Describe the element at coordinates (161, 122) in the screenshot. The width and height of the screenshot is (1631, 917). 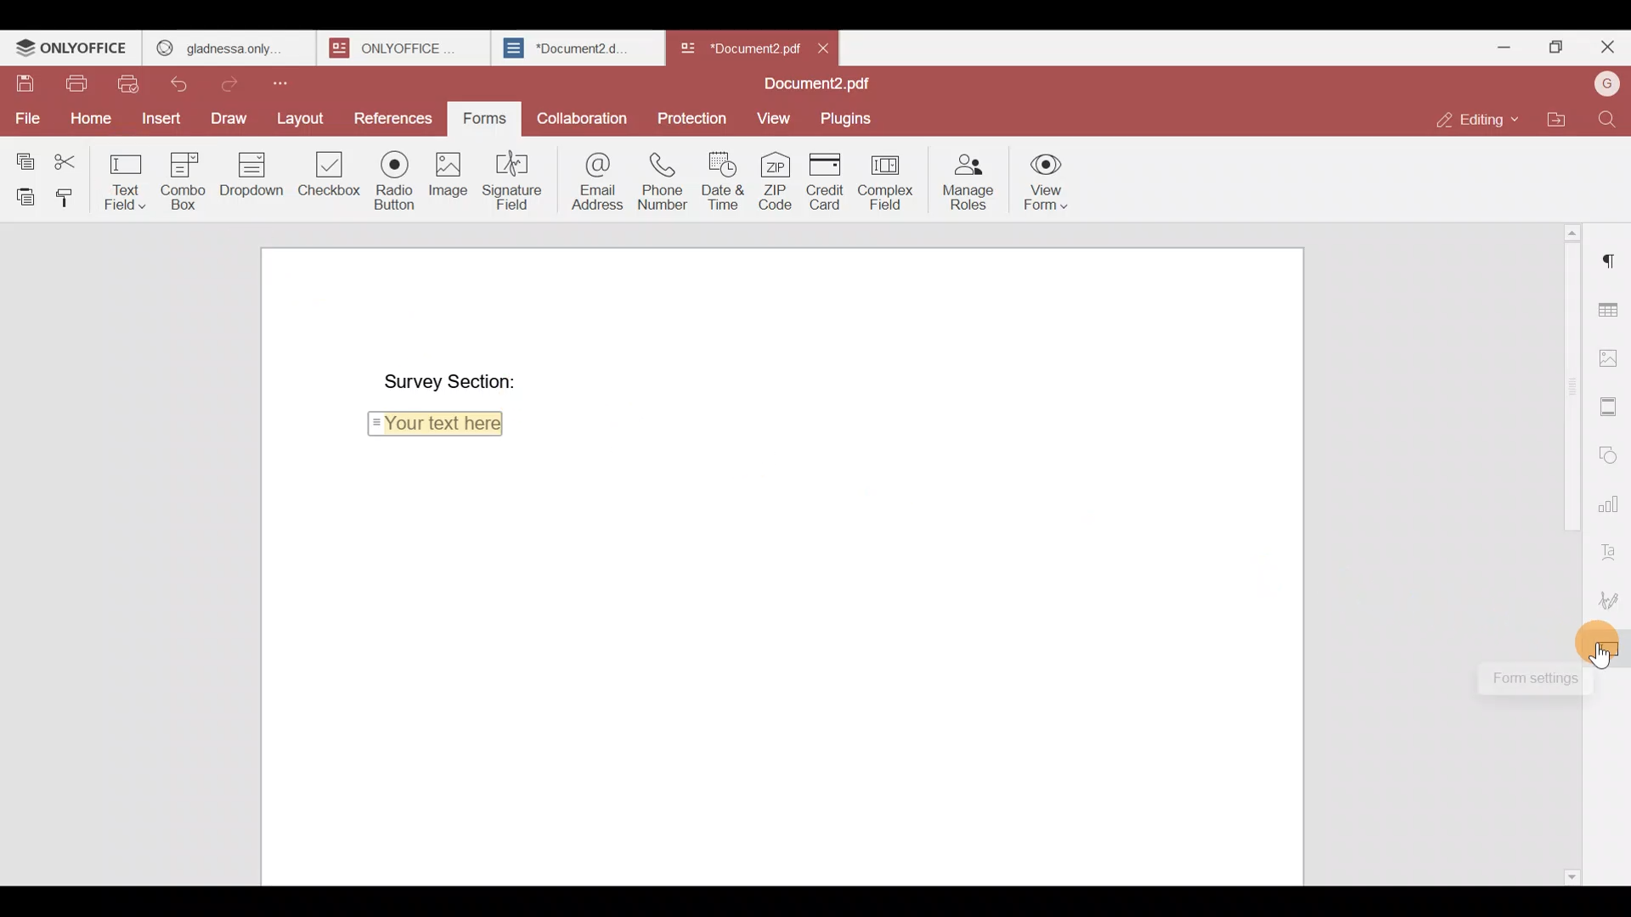
I see `Insert` at that location.